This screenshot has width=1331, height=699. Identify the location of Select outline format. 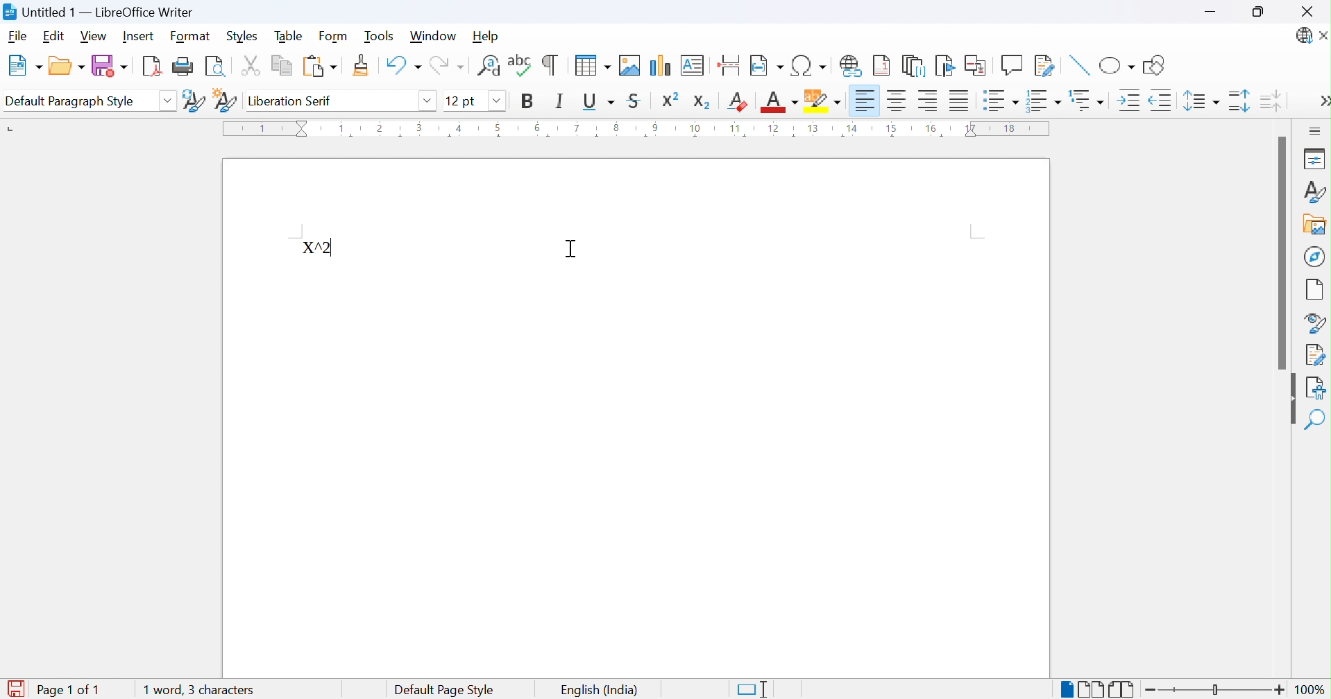
(1086, 98).